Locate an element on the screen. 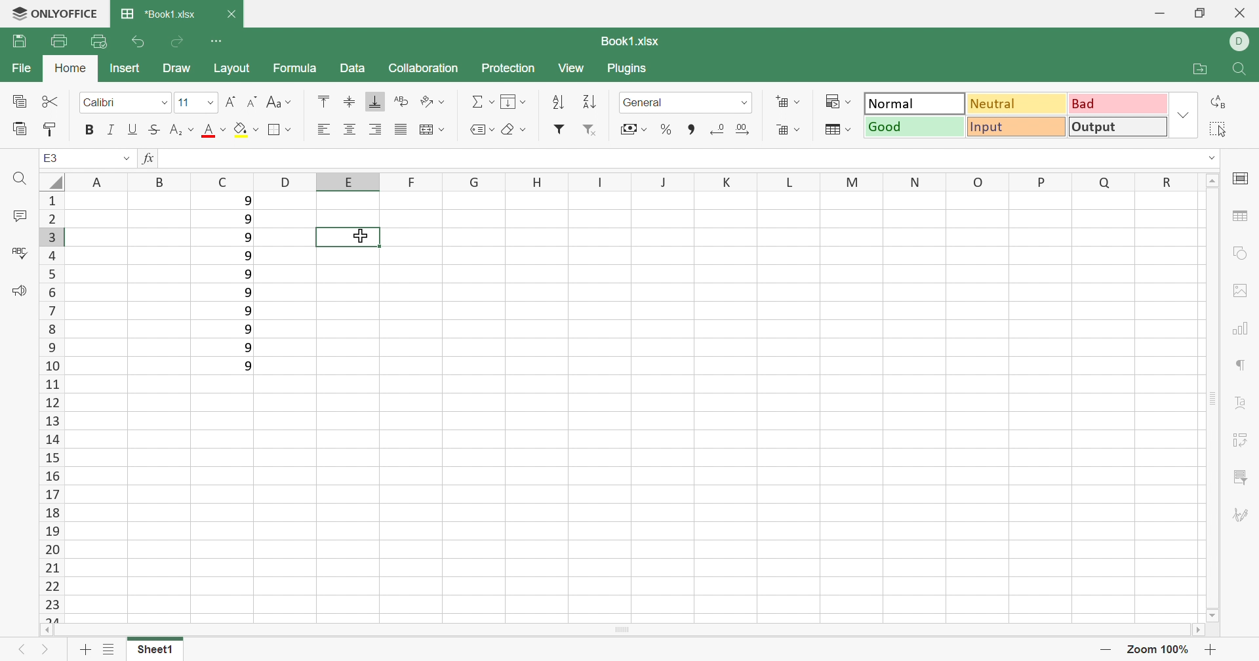 This screenshot has height=661, width=1259. Draw is located at coordinates (178, 69).